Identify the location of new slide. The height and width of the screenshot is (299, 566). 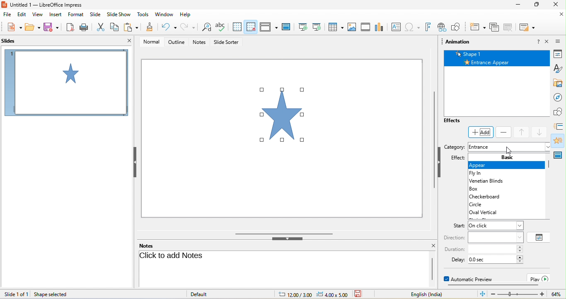
(478, 28).